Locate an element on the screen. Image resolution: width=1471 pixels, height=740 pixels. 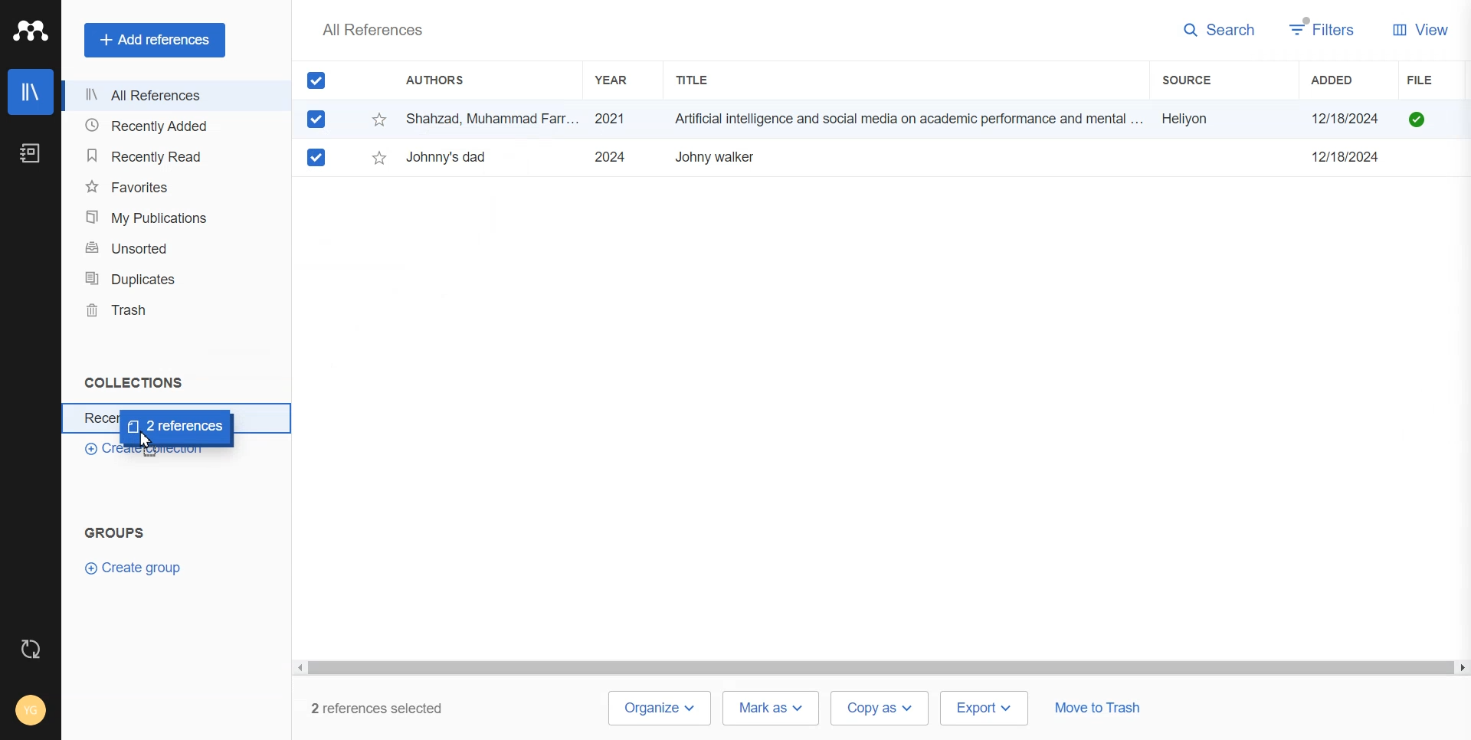
Move to trash is located at coordinates (1097, 709).